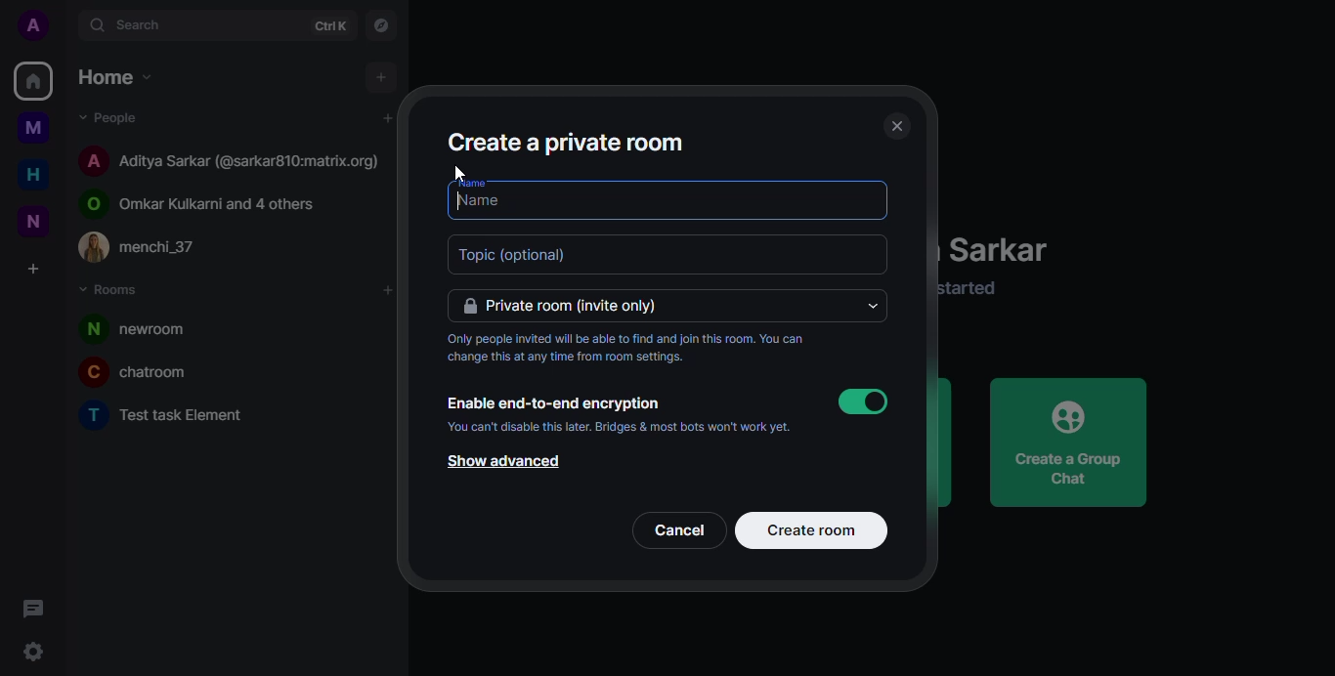 This screenshot has height=676, width=1335. I want to click on public room, so click(210, 200).